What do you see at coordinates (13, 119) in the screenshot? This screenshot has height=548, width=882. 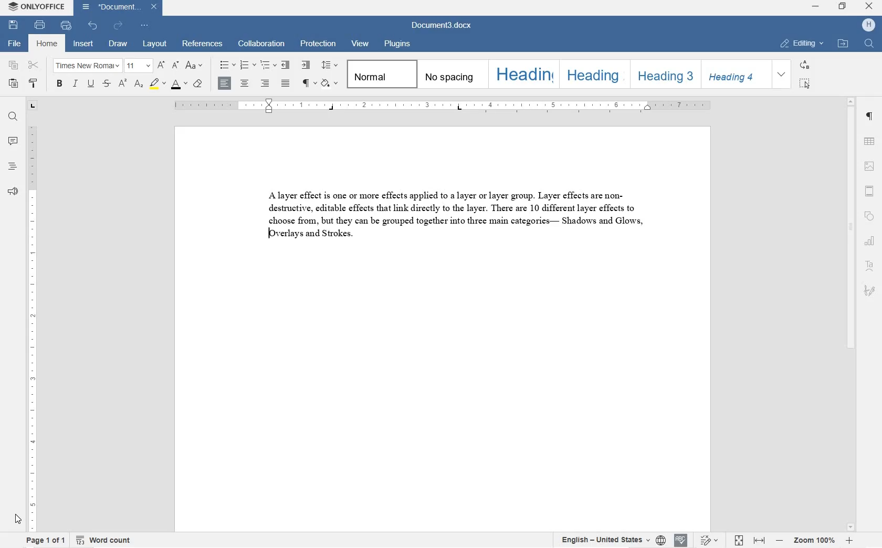 I see `find` at bounding box center [13, 119].